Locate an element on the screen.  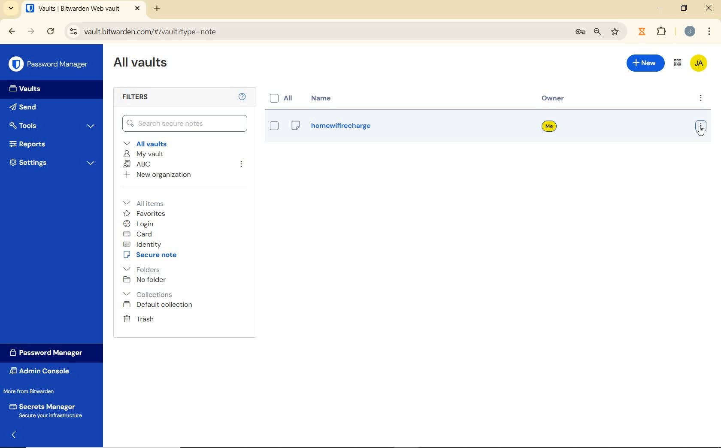
open tab is located at coordinates (83, 8).